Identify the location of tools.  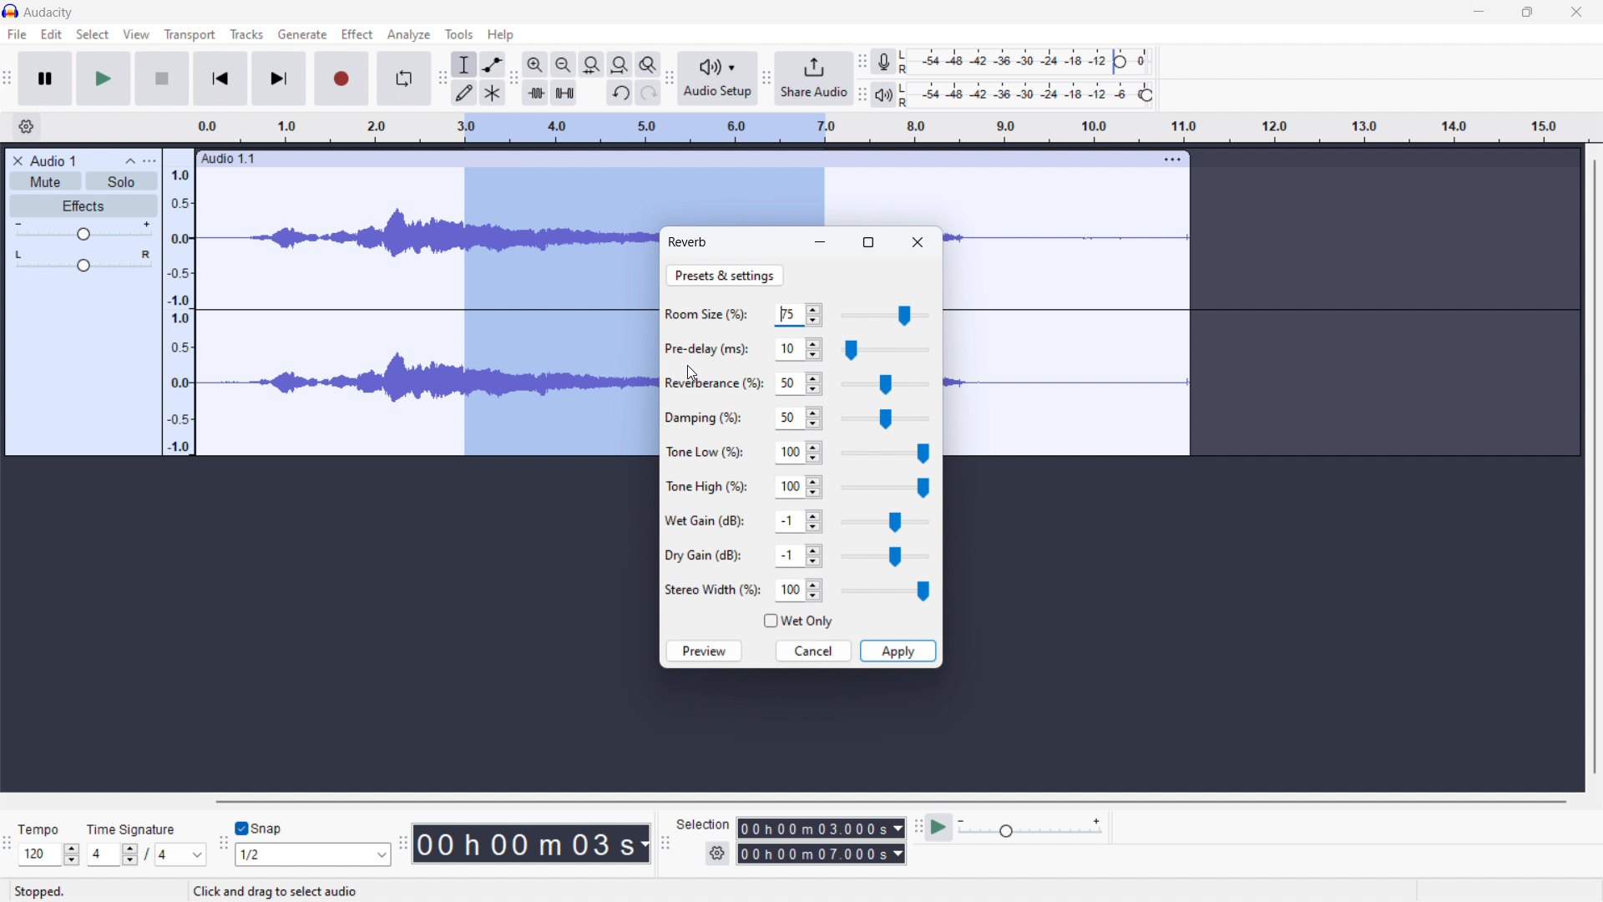
(460, 34).